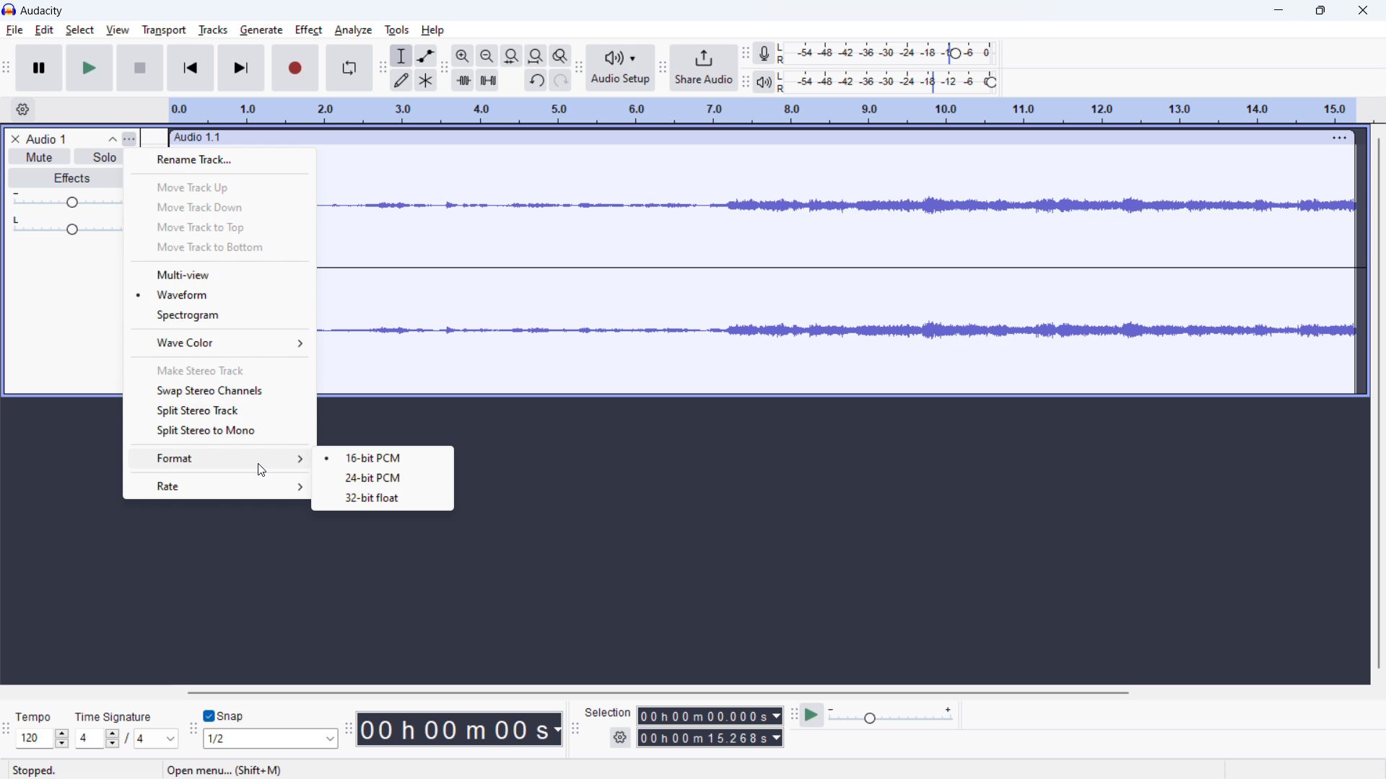 Image resolution: width=1386 pixels, height=779 pixels. Describe the element at coordinates (14, 30) in the screenshot. I see `file` at that location.